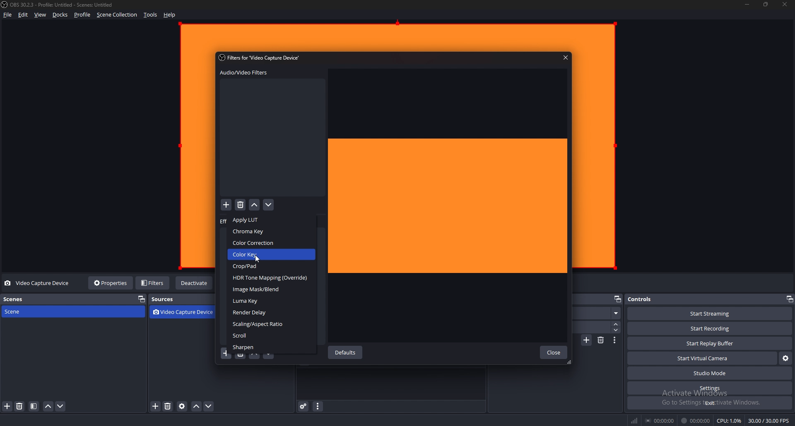 Image resolution: width=795 pixels, height=426 pixels. I want to click on properties, so click(112, 282).